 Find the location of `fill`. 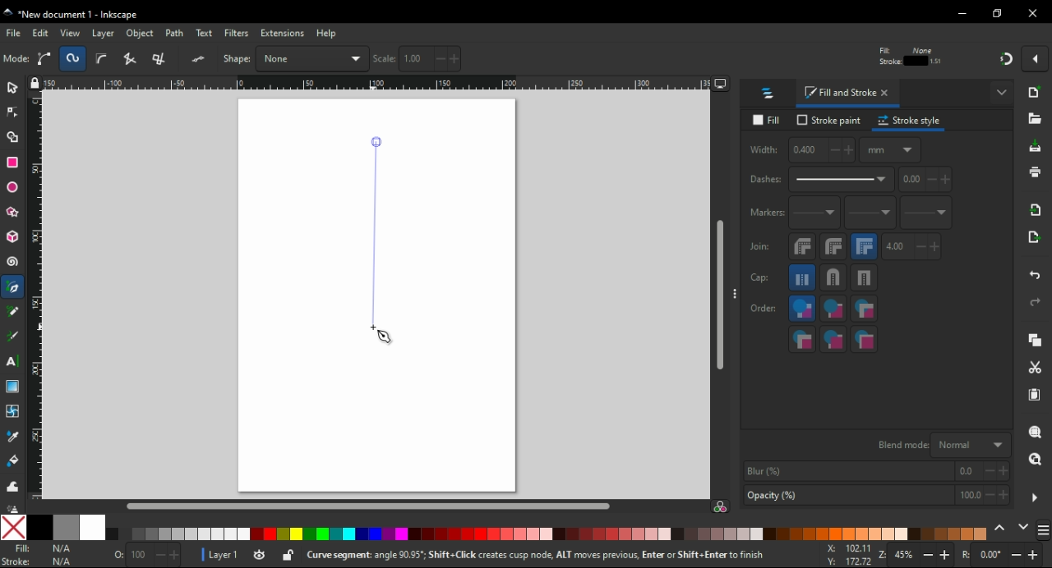

fill is located at coordinates (769, 121).